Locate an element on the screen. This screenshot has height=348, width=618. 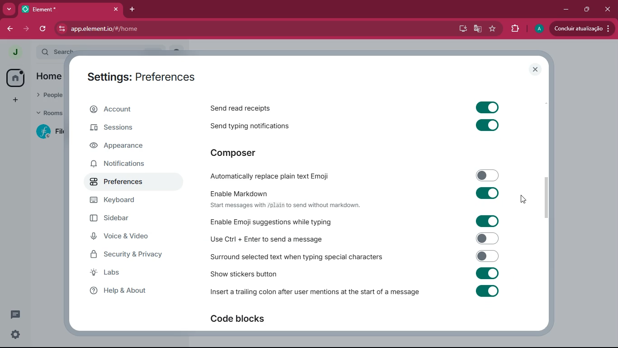
back is located at coordinates (10, 29).